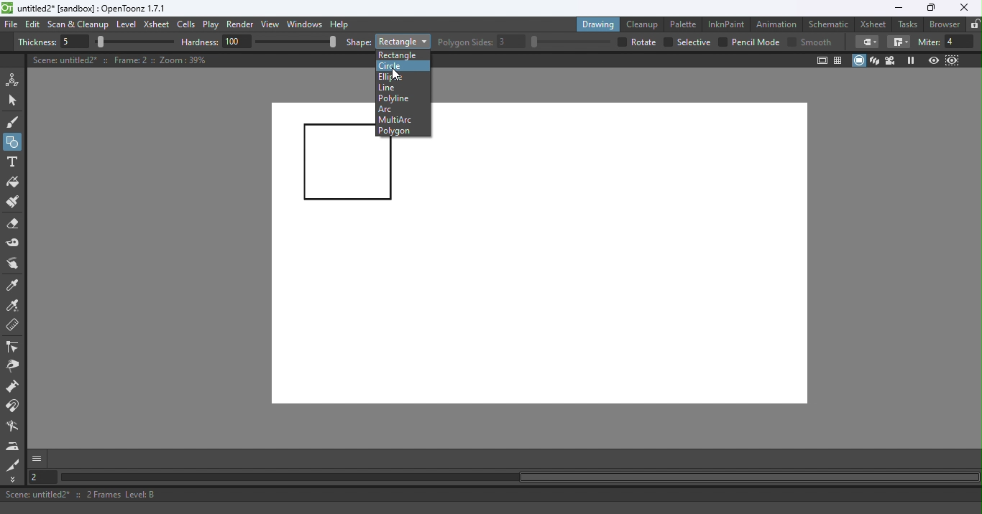 The image size is (982, 514). What do you see at coordinates (127, 25) in the screenshot?
I see `Level` at bounding box center [127, 25].